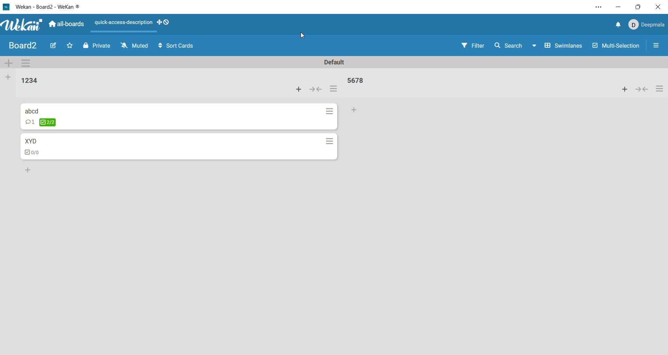 The image size is (668, 355). I want to click on wekan-wekan, so click(56, 7).